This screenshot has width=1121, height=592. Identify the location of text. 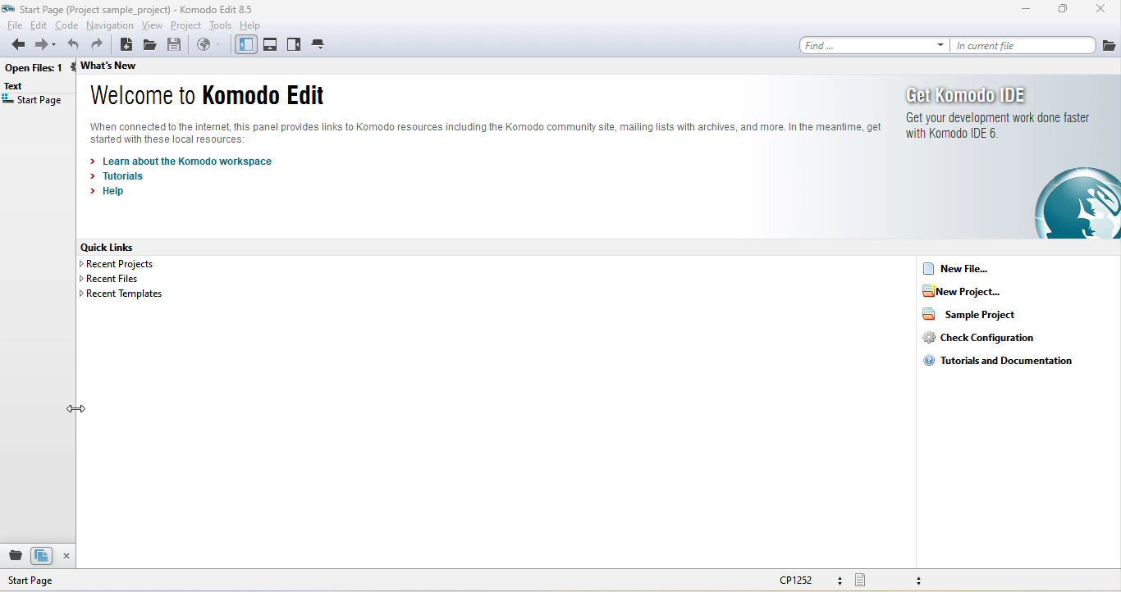
(19, 87).